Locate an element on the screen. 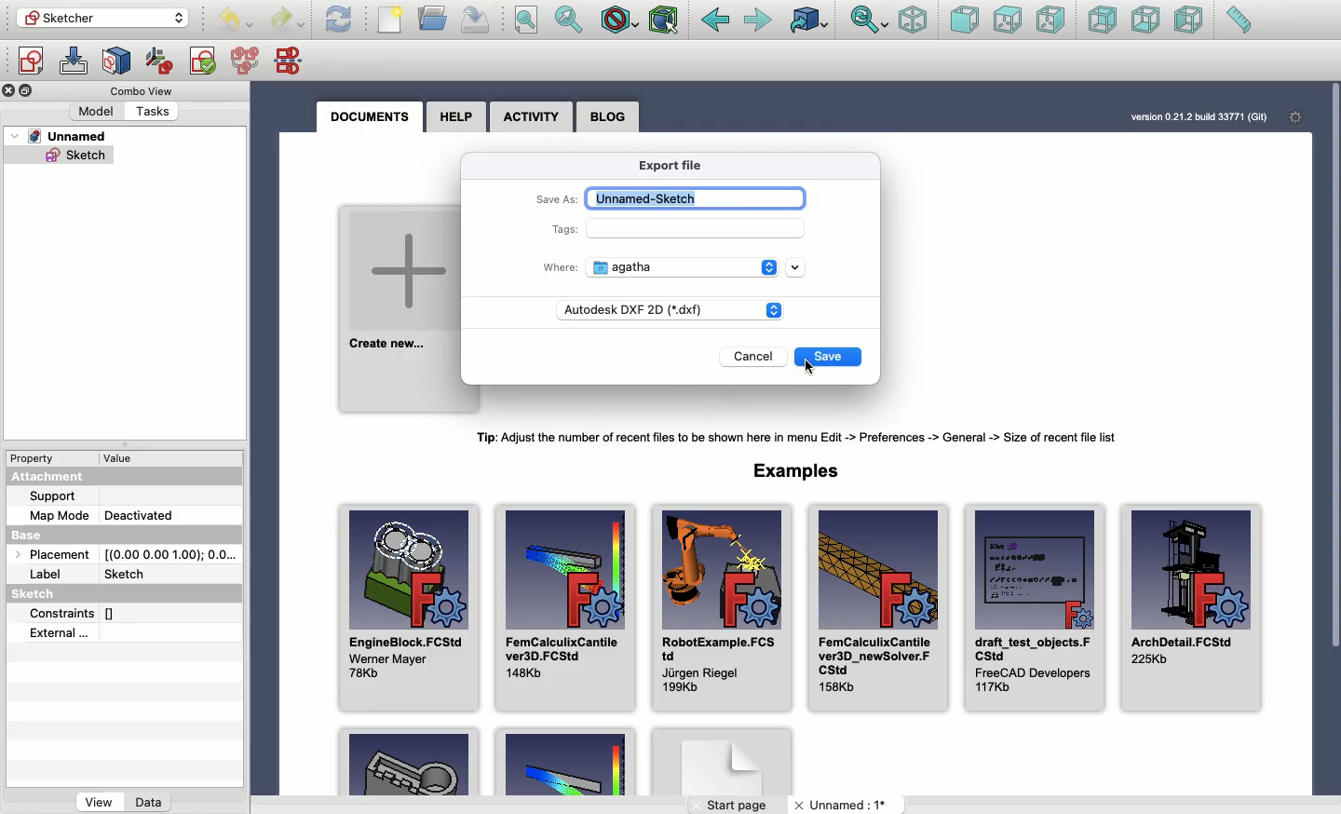  Top is located at coordinates (1007, 20).